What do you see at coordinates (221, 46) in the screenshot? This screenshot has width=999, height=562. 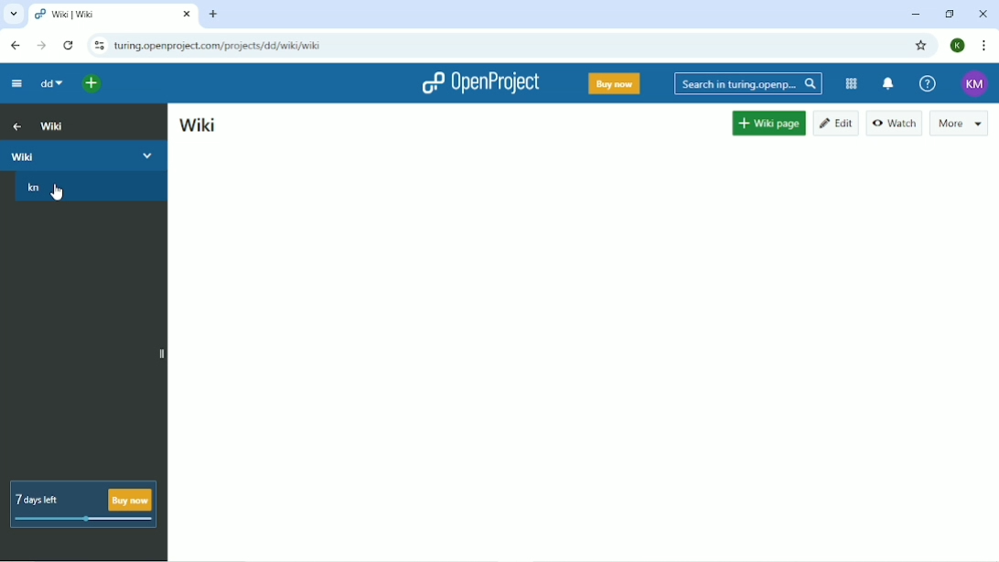 I see `Site` at bounding box center [221, 46].